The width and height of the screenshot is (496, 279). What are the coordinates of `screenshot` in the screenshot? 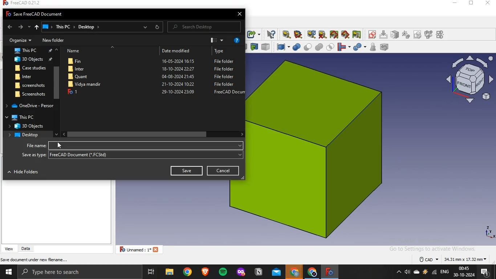 It's located at (28, 94).